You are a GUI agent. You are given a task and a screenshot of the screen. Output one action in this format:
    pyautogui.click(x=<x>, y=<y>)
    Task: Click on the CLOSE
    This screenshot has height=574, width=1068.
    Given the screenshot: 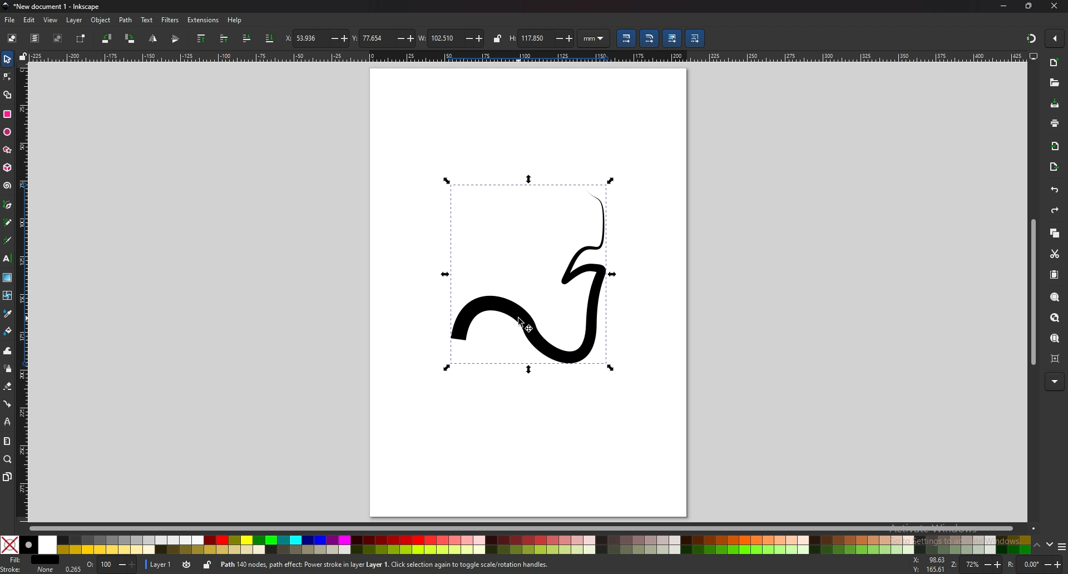 What is the action you would take?
    pyautogui.click(x=1051, y=7)
    